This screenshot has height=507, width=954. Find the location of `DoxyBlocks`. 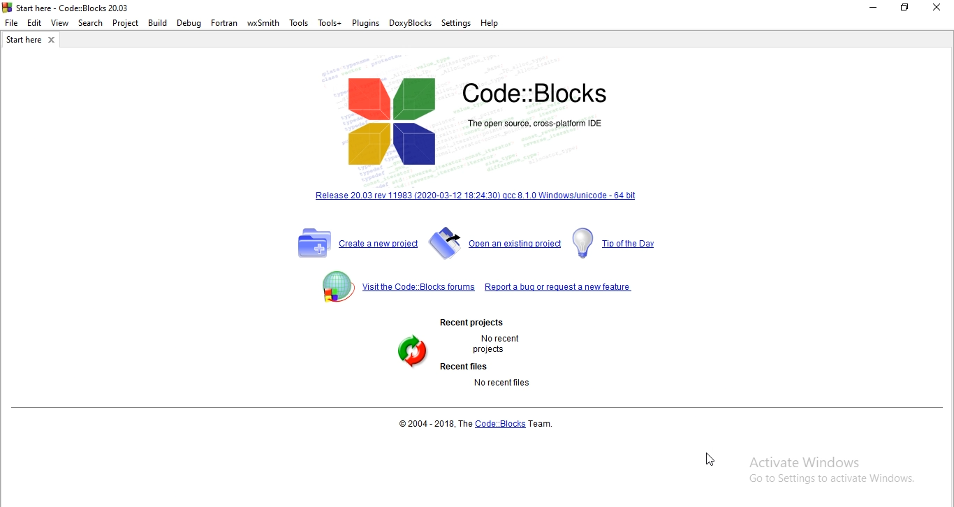

DoxyBlocks is located at coordinates (412, 24).